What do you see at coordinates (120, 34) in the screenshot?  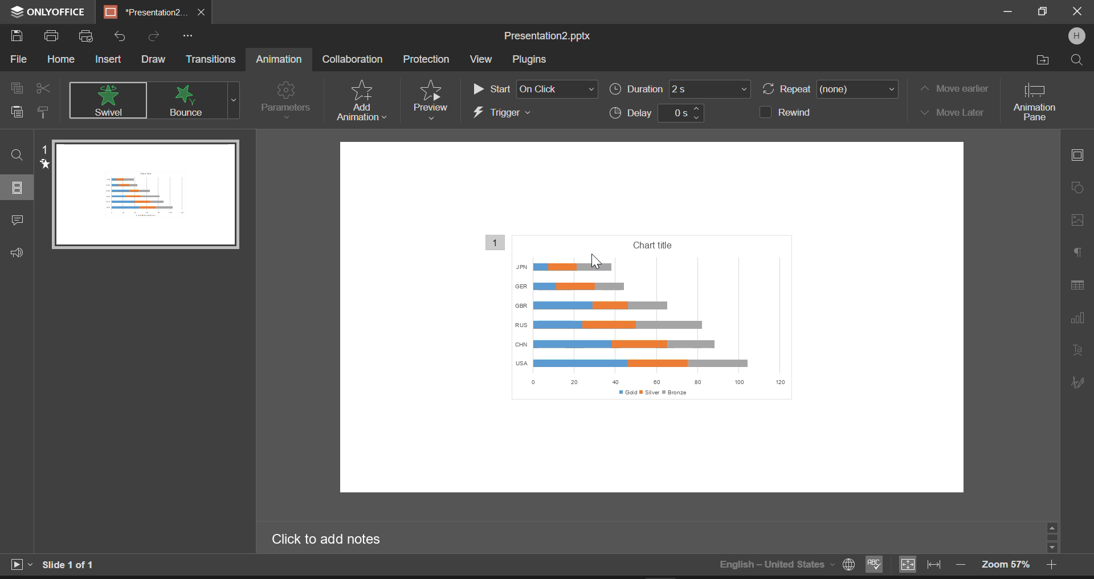 I see `Undo` at bounding box center [120, 34].